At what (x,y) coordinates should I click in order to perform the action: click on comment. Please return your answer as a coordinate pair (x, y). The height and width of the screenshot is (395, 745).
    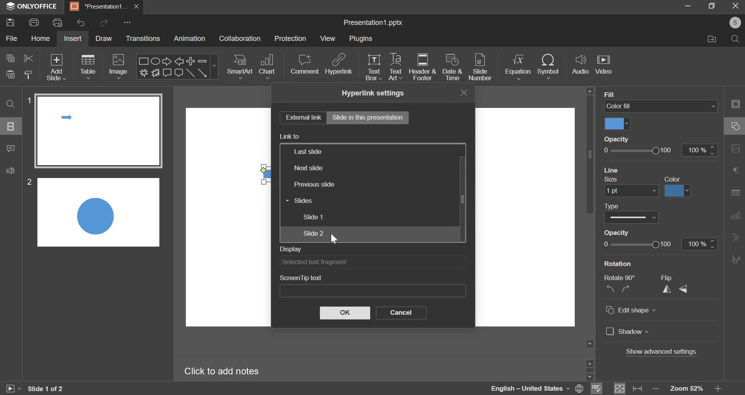
    Looking at the image, I should click on (305, 64).